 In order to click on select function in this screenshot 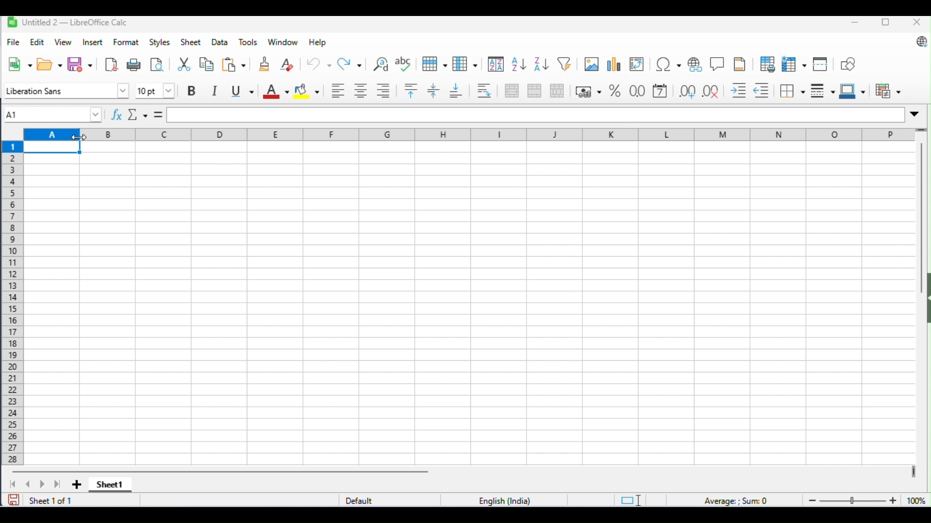, I will do `click(137, 114)`.